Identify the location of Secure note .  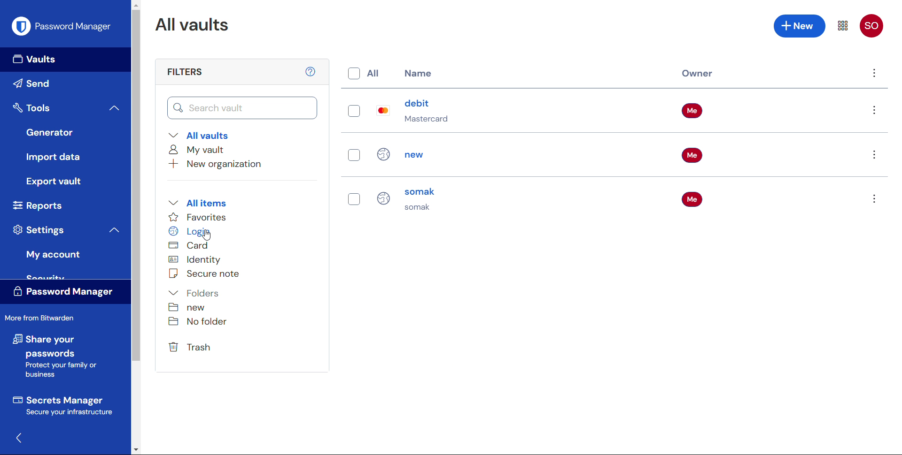
(205, 273).